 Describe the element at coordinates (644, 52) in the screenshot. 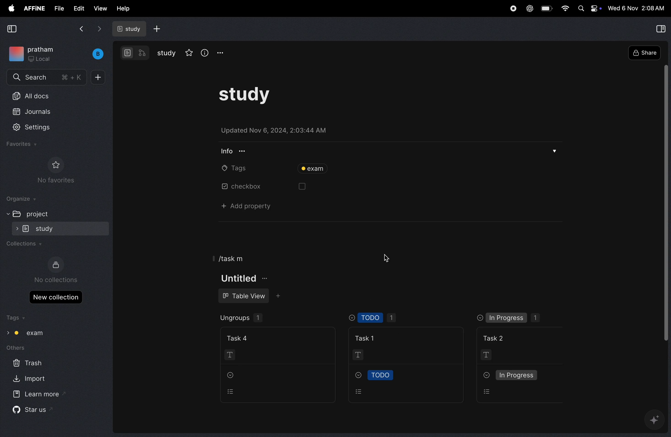

I see `share` at that location.